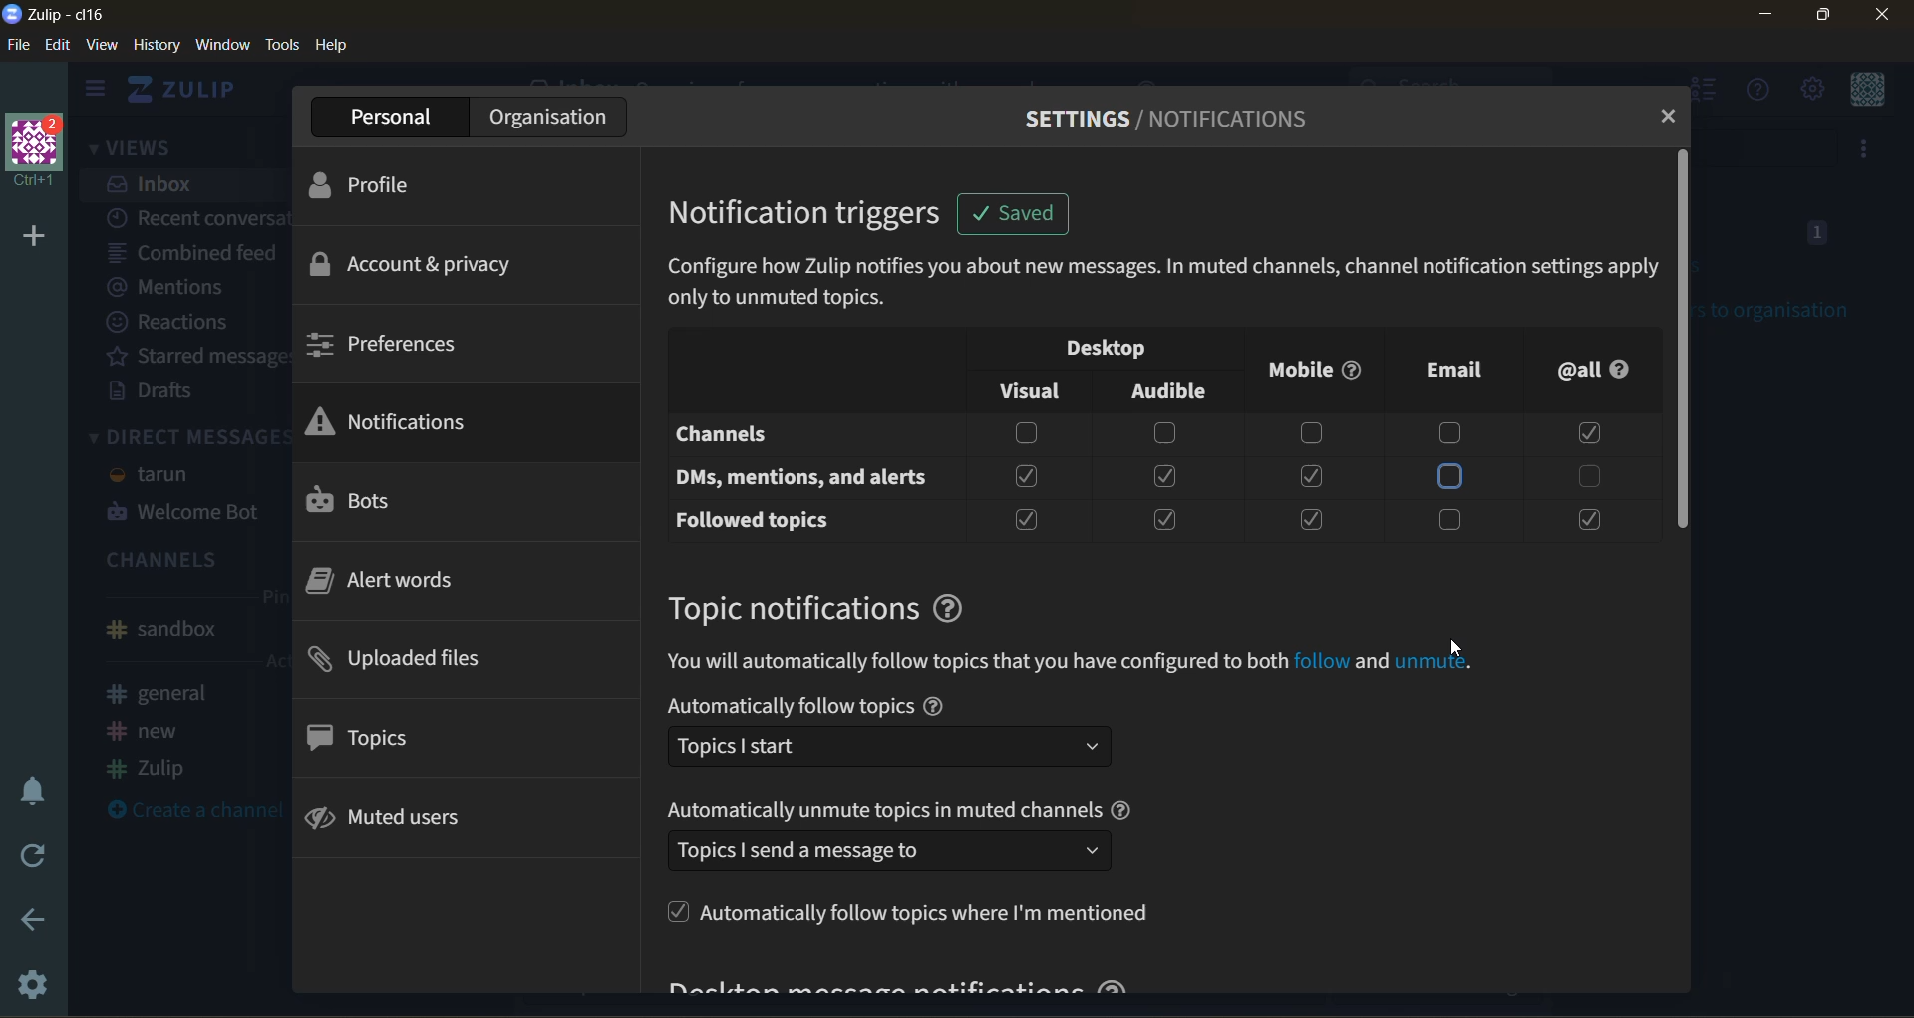 This screenshot has height=1018, width=1914. Describe the element at coordinates (1751, 90) in the screenshot. I see `help menu` at that location.